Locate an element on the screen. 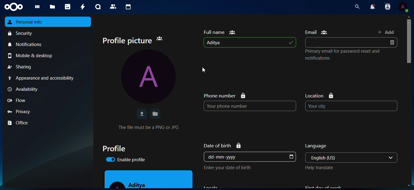 The height and width of the screenshot is (190, 414). profile preview changed is located at coordinates (149, 179).